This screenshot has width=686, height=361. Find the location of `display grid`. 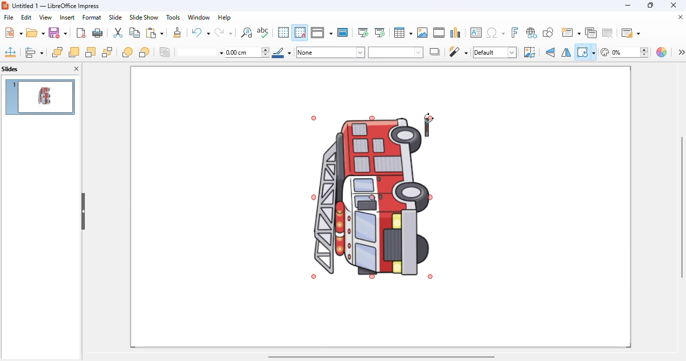

display grid is located at coordinates (283, 33).